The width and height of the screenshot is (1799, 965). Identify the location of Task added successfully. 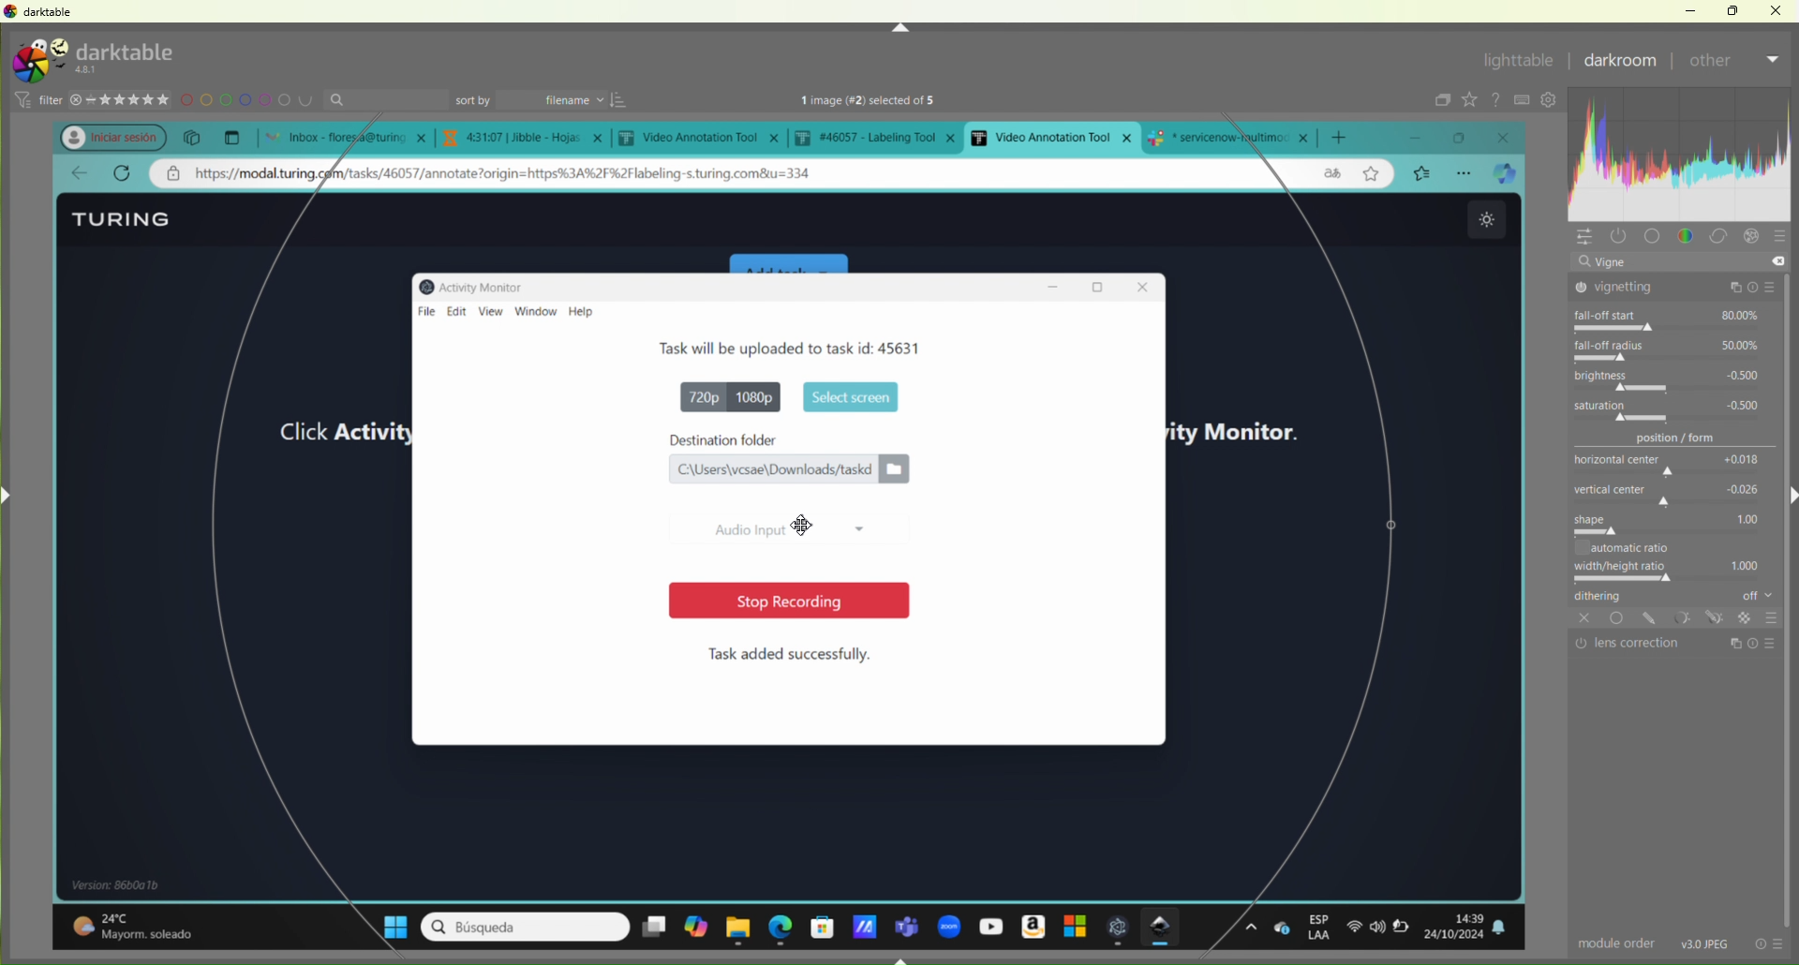
(791, 654).